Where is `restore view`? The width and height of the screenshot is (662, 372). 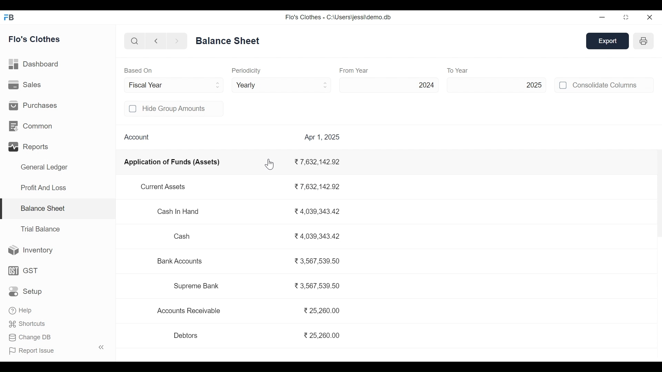
restore view is located at coordinates (626, 18).